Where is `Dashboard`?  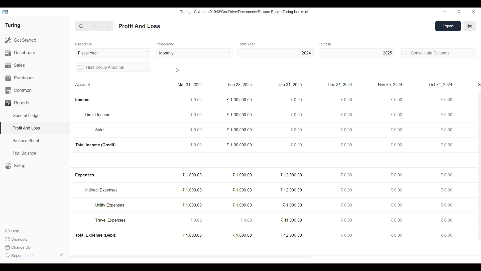 Dashboard is located at coordinates (35, 53).